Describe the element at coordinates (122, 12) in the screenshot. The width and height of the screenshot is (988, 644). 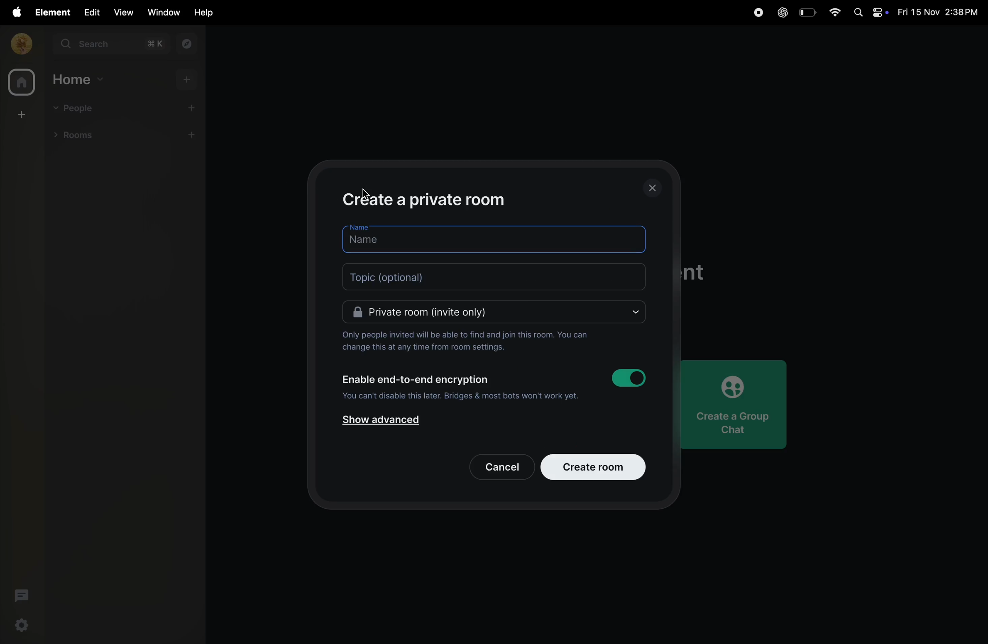
I see `view` at that location.